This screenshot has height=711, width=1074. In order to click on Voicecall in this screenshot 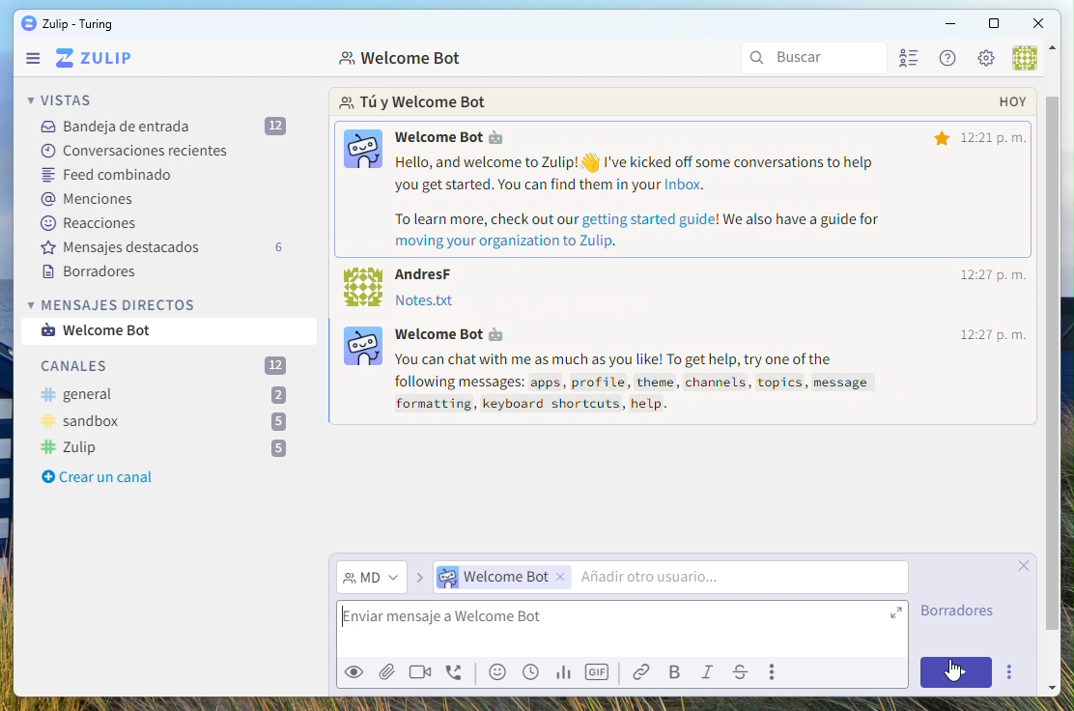, I will do `click(456, 674)`.